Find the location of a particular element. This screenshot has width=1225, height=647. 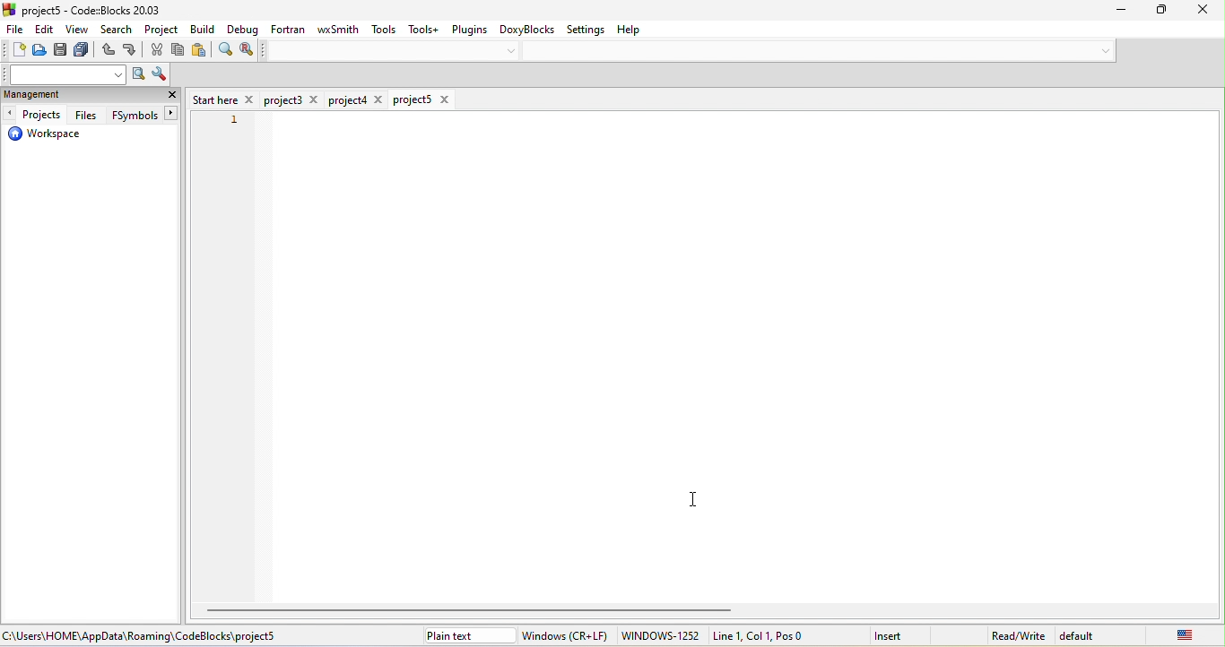

save is located at coordinates (63, 52).